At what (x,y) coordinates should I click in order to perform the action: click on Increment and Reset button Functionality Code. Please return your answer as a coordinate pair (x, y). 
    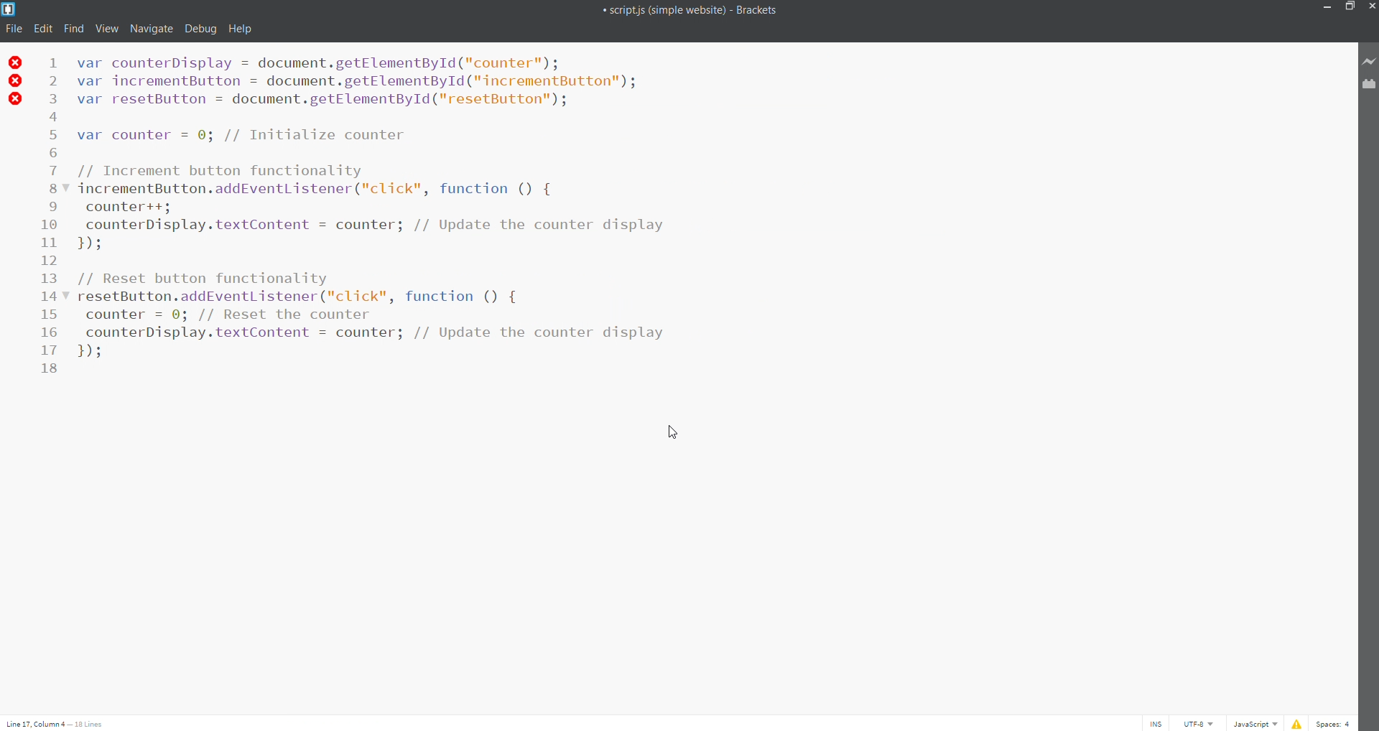
    Looking at the image, I should click on (384, 205).